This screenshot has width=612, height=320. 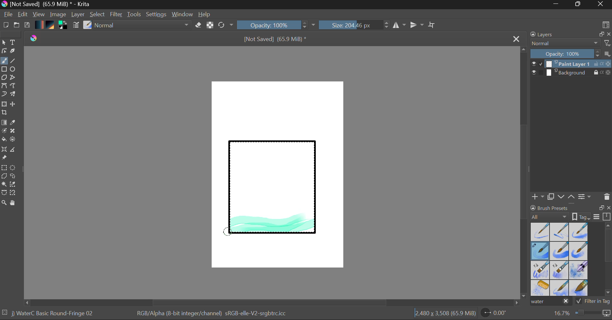 I want to click on Freehand Selection, so click(x=13, y=177).